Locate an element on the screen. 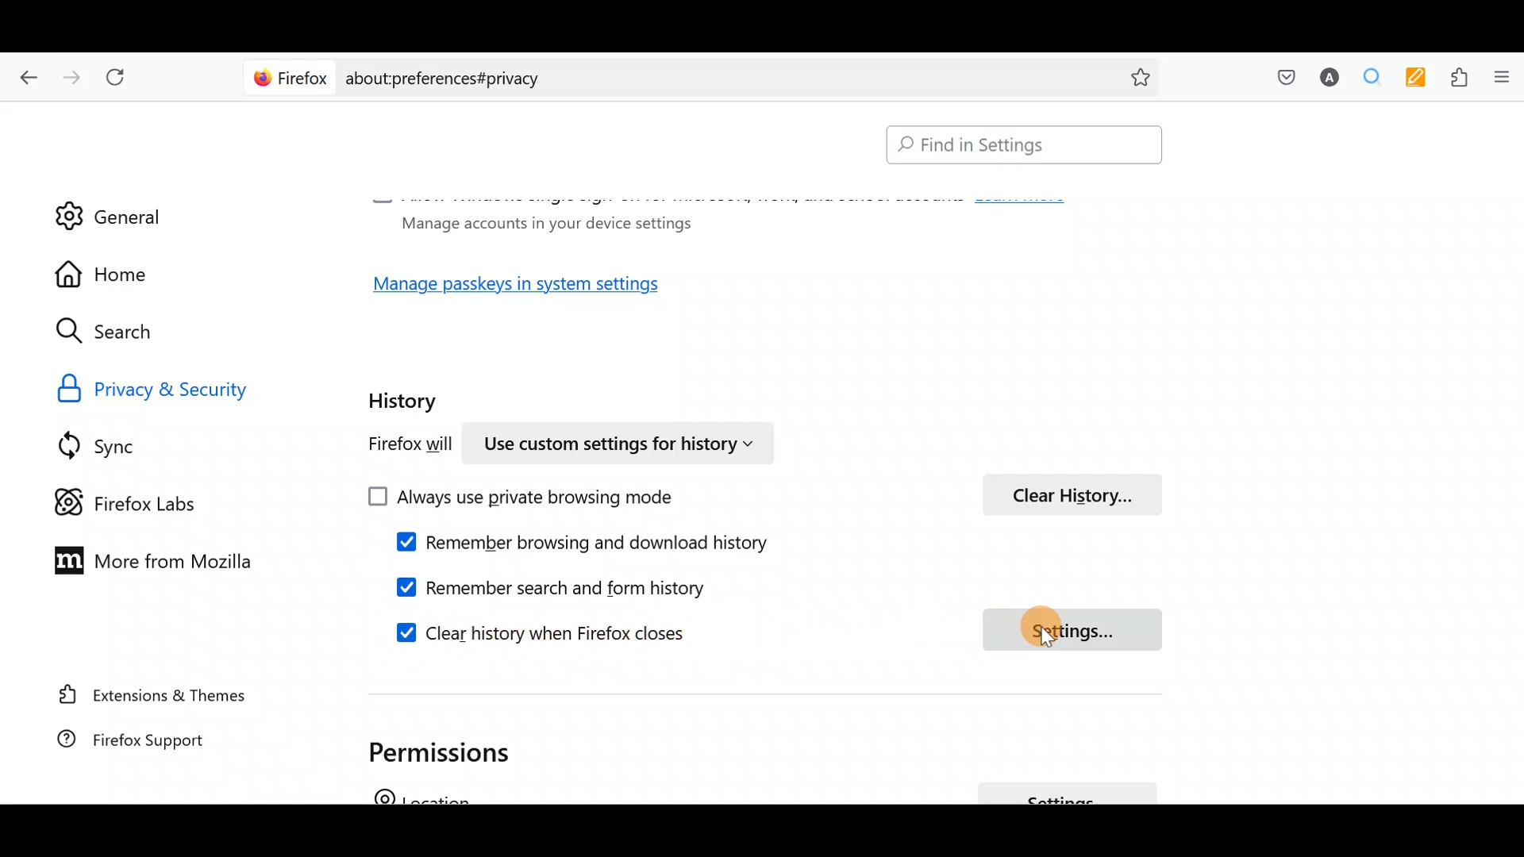  Extension & themes is located at coordinates (156, 698).